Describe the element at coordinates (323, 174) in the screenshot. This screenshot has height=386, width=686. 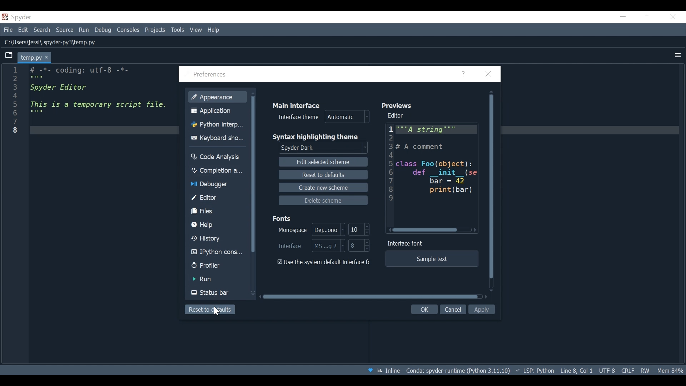
I see `Reset to defaults` at that location.